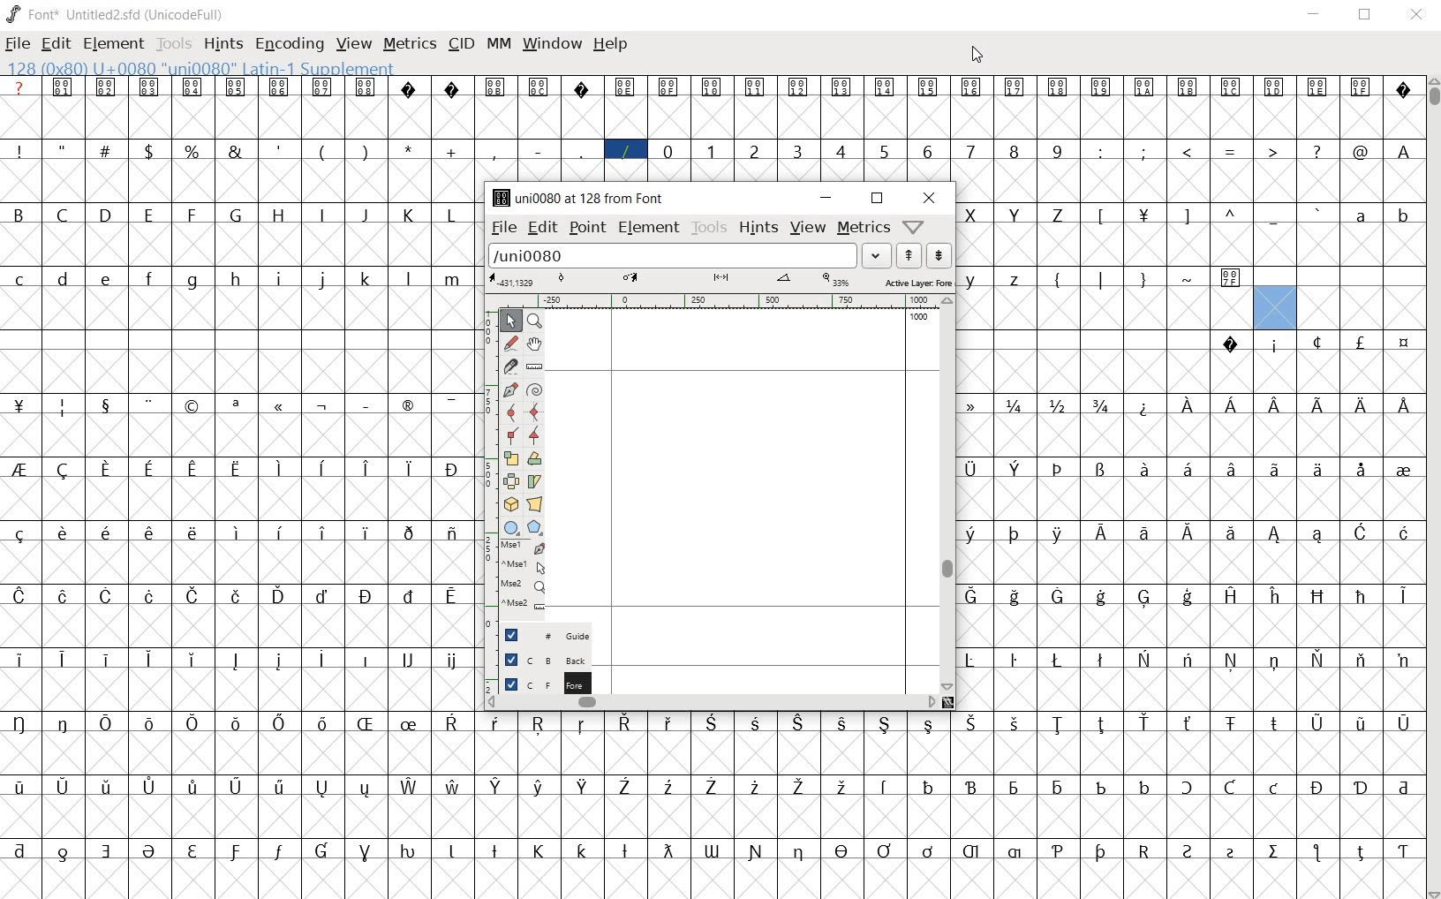 This screenshot has width=1441, height=899. Describe the element at coordinates (624, 87) in the screenshot. I see `glyph` at that location.